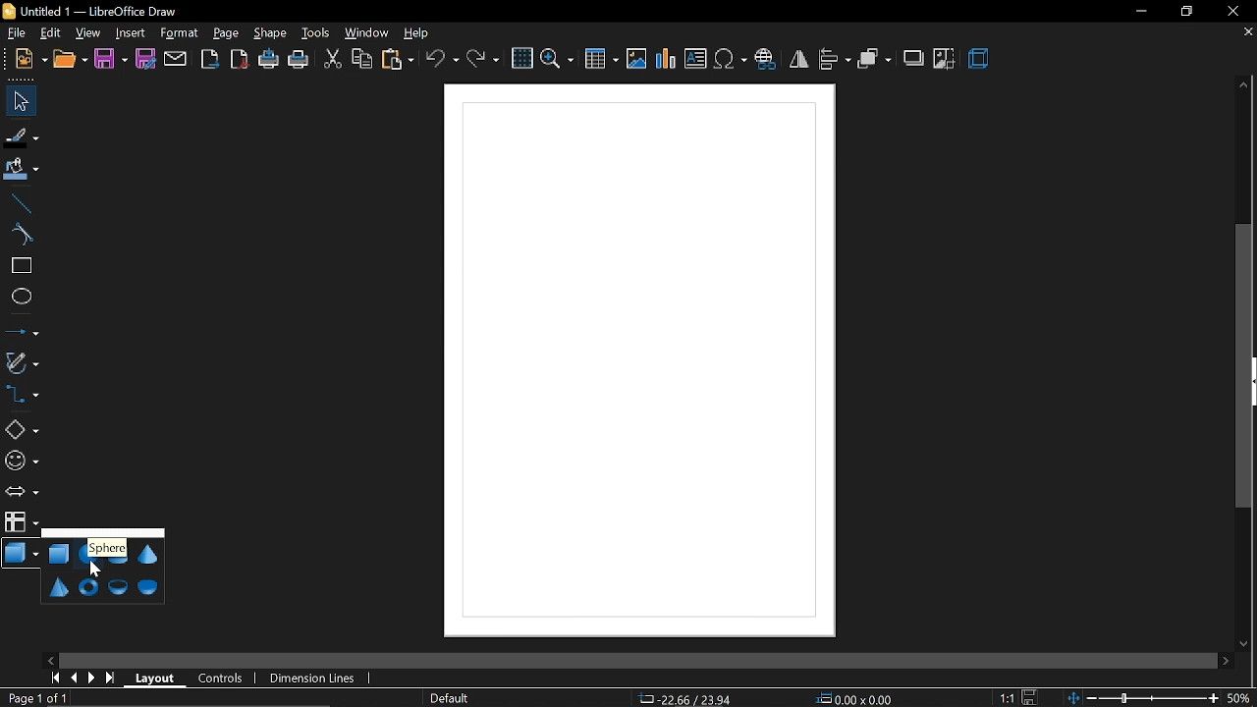 The image size is (1257, 707). Describe the element at coordinates (300, 60) in the screenshot. I see `print` at that location.